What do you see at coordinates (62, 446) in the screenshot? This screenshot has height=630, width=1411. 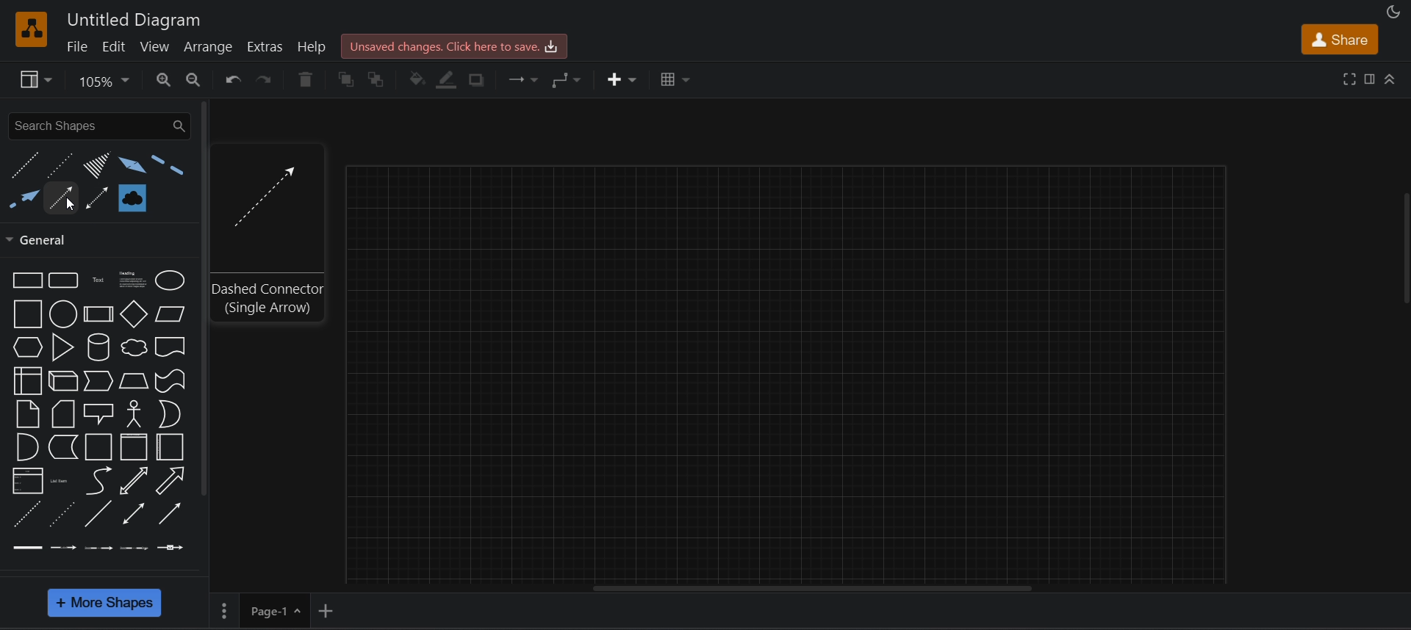 I see `data storage` at bounding box center [62, 446].